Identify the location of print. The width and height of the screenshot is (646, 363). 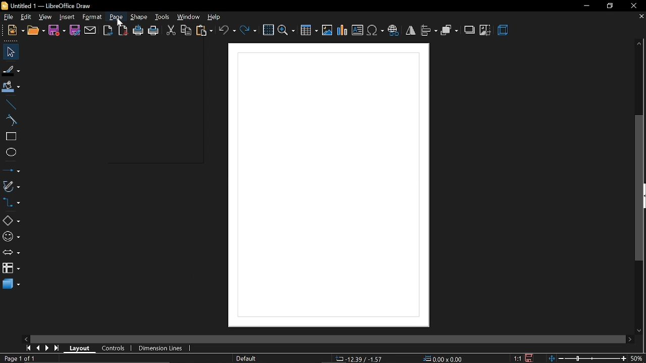
(153, 32).